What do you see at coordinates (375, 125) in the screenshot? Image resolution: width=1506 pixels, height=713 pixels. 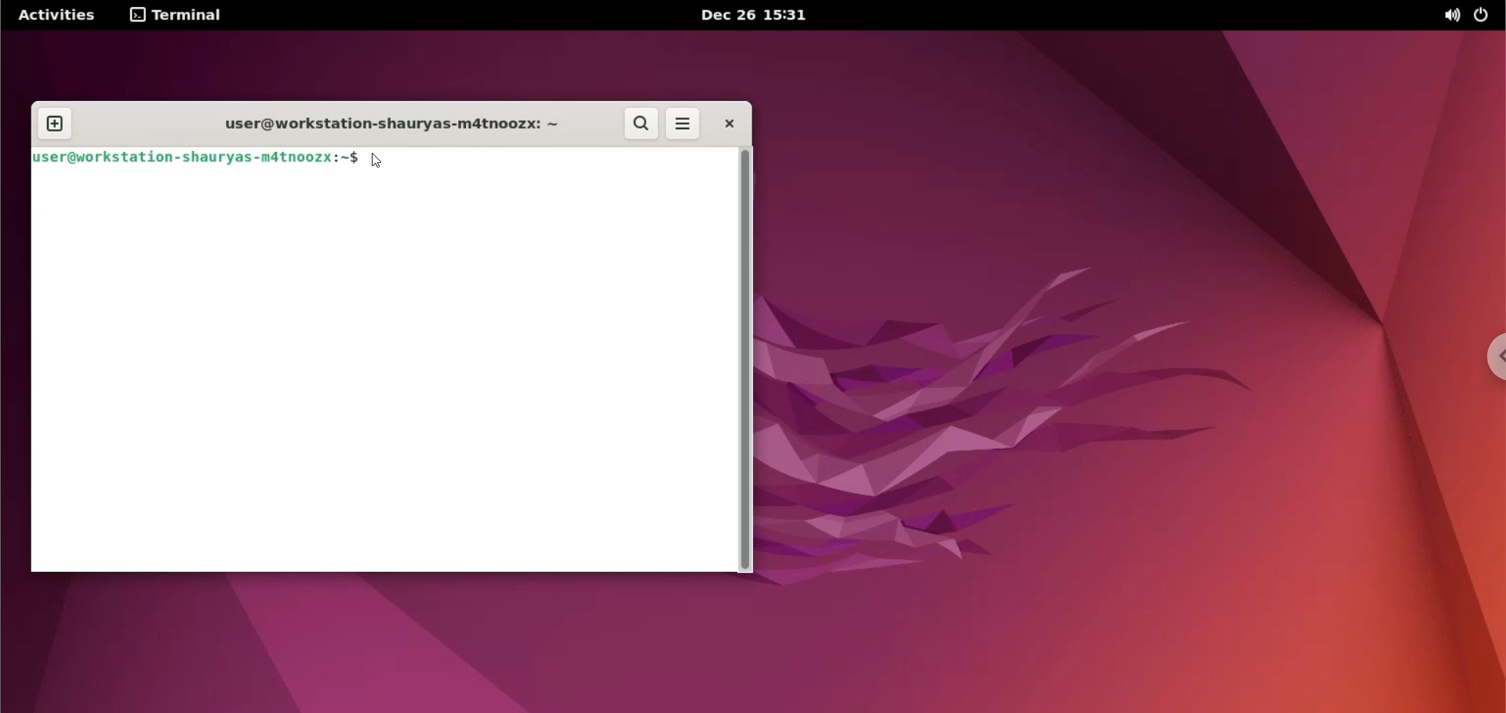 I see `user@workstation-shauryas-mdtnoozx:~` at bounding box center [375, 125].